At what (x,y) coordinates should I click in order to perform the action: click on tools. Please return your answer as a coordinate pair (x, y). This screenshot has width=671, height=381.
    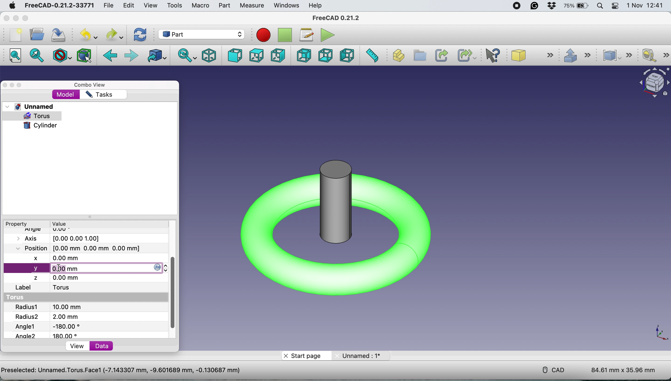
    Looking at the image, I should click on (175, 6).